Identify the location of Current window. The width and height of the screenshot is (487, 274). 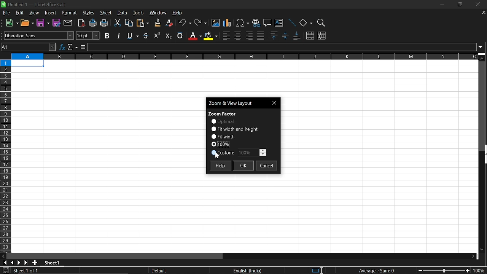
(37, 4).